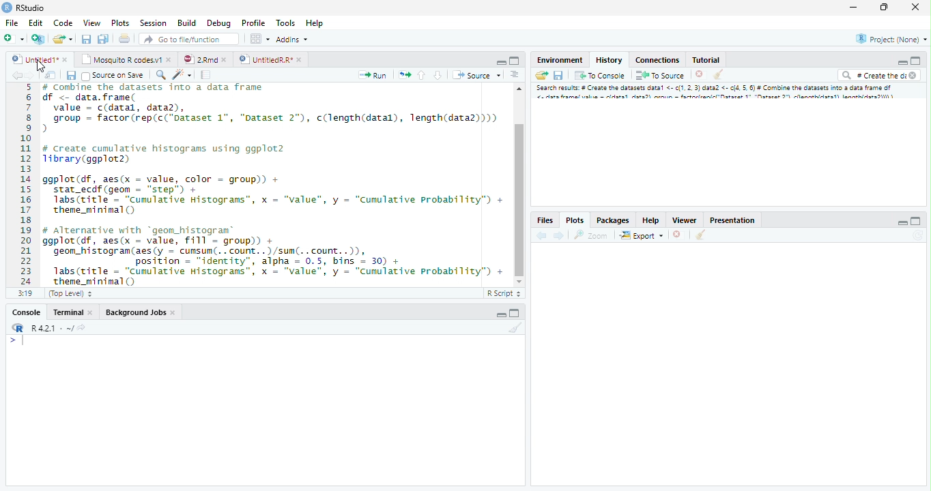 This screenshot has height=491, width=931. I want to click on Untitled, so click(42, 58).